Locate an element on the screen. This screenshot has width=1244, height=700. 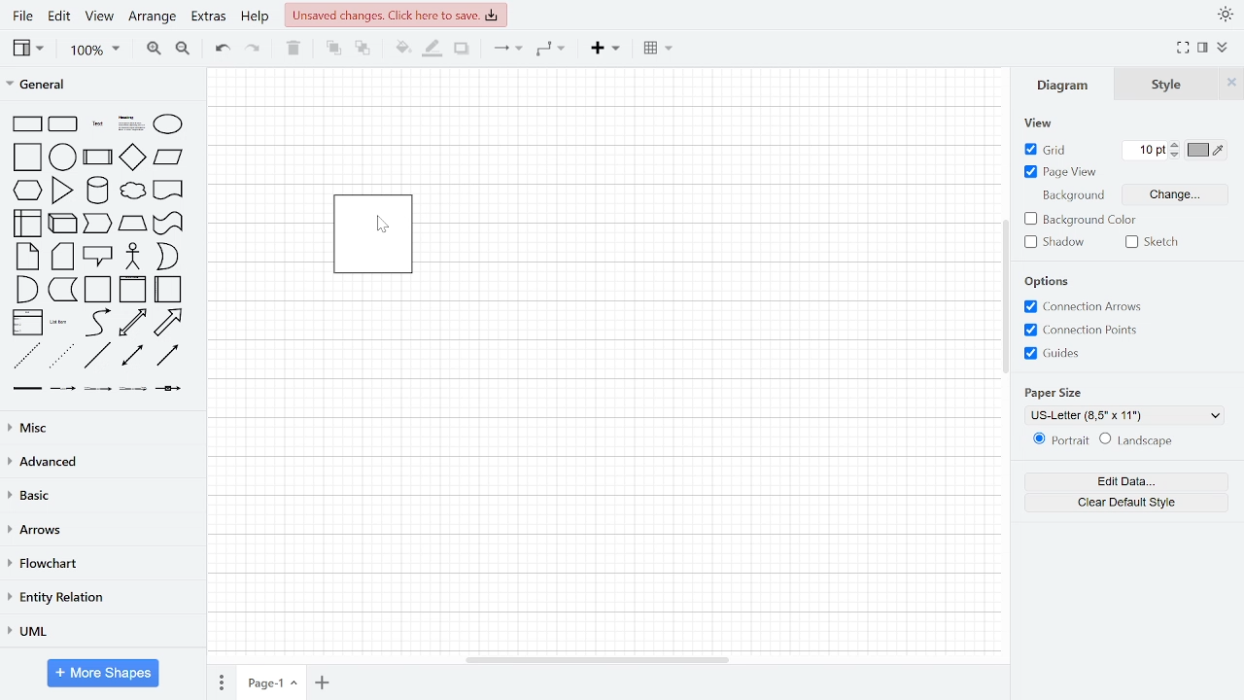
edit data is located at coordinates (1127, 481).